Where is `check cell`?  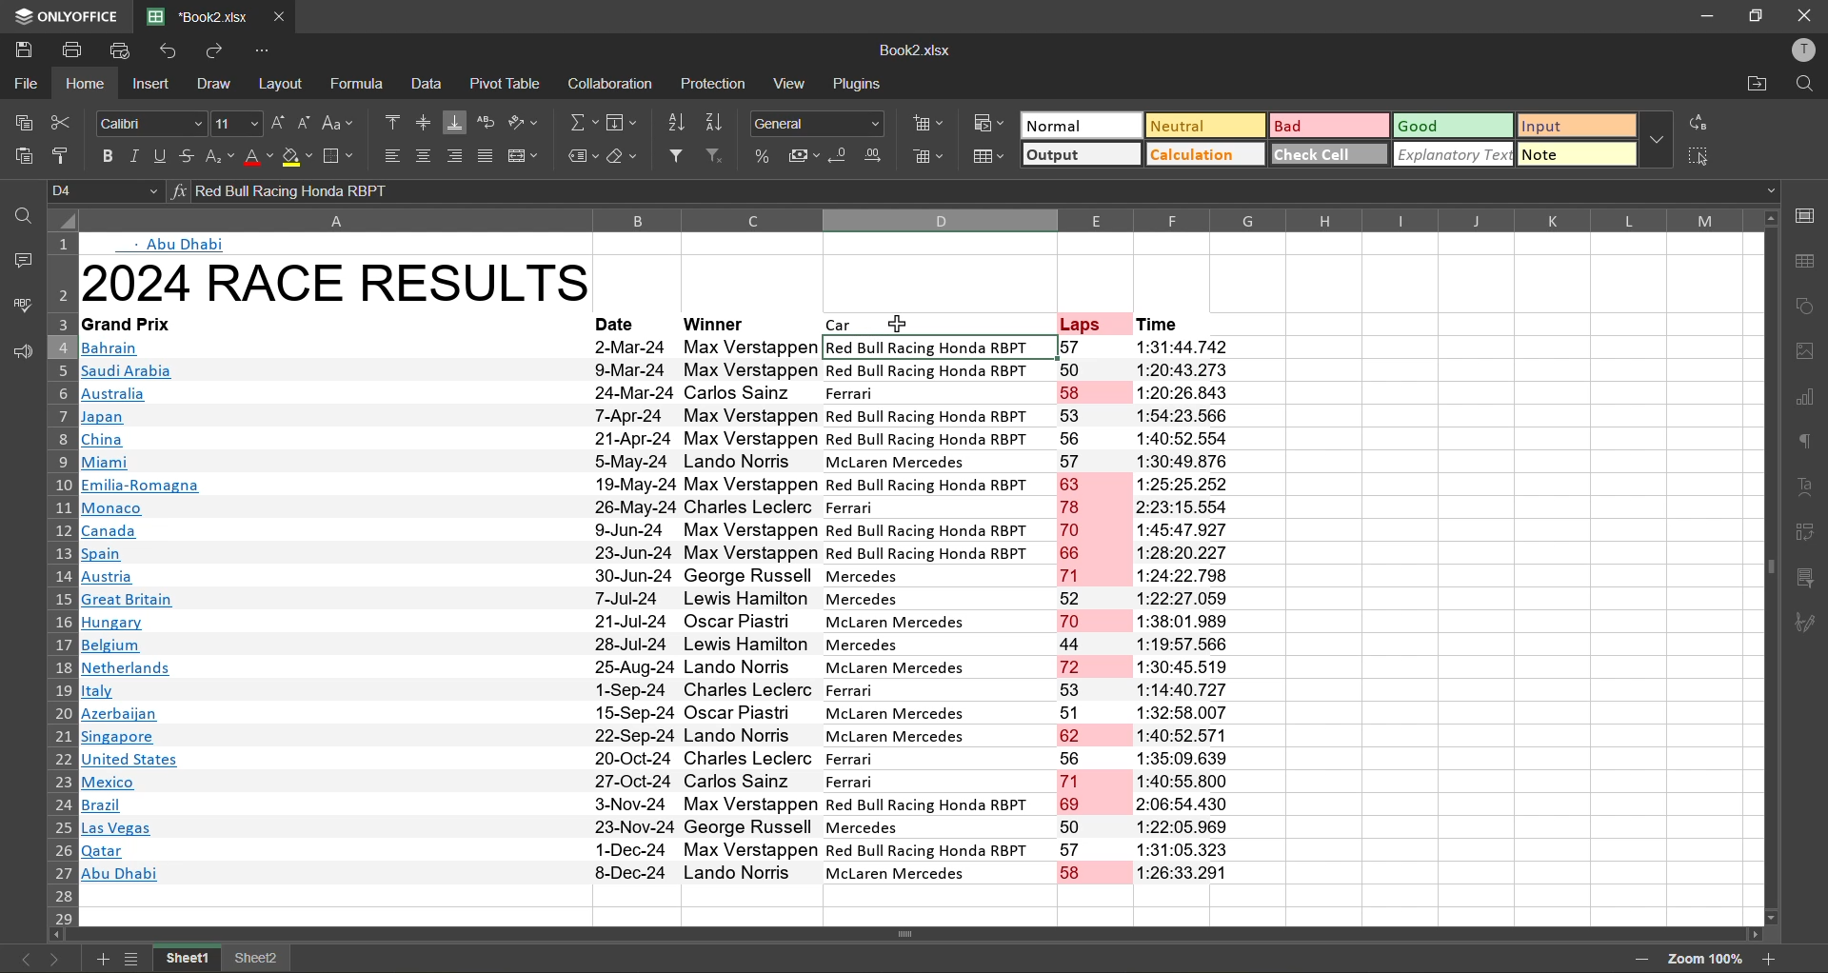
check cell is located at coordinates (1326, 156).